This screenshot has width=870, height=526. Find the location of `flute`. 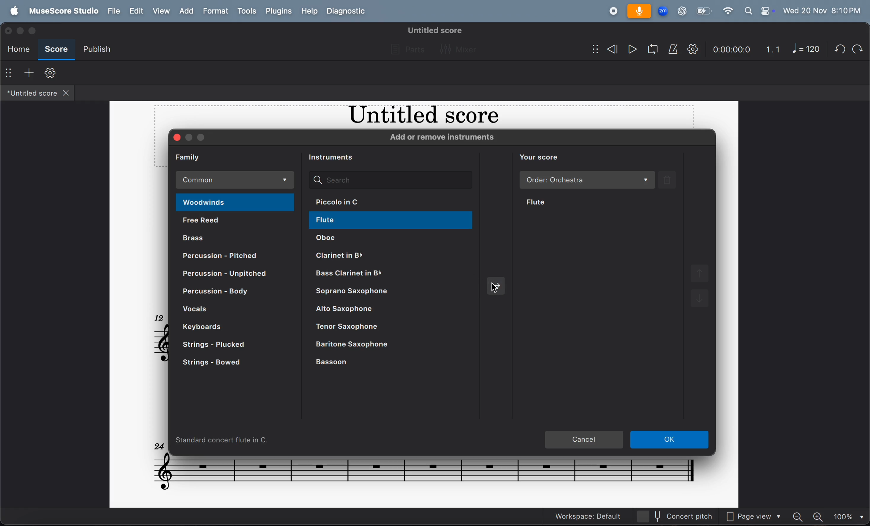

flute is located at coordinates (392, 220).